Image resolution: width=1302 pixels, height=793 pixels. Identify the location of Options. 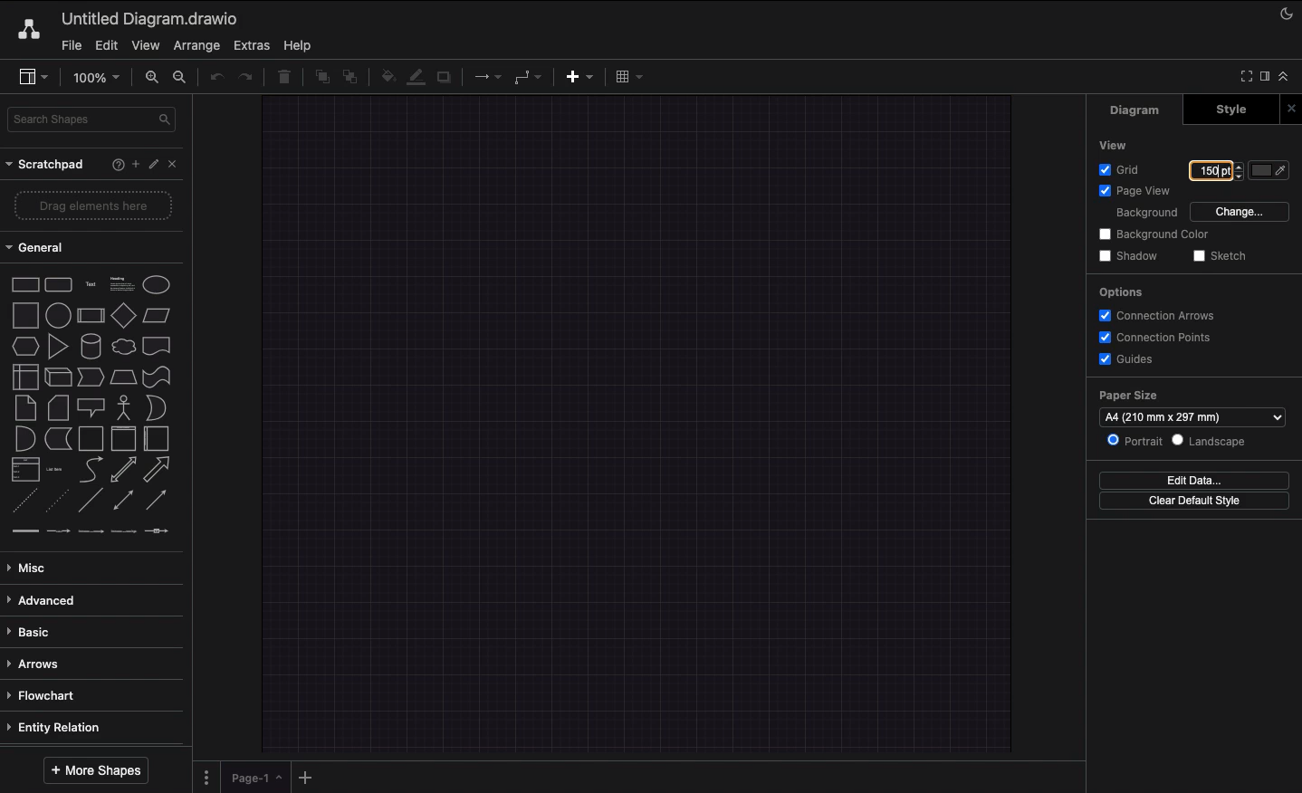
(1122, 293).